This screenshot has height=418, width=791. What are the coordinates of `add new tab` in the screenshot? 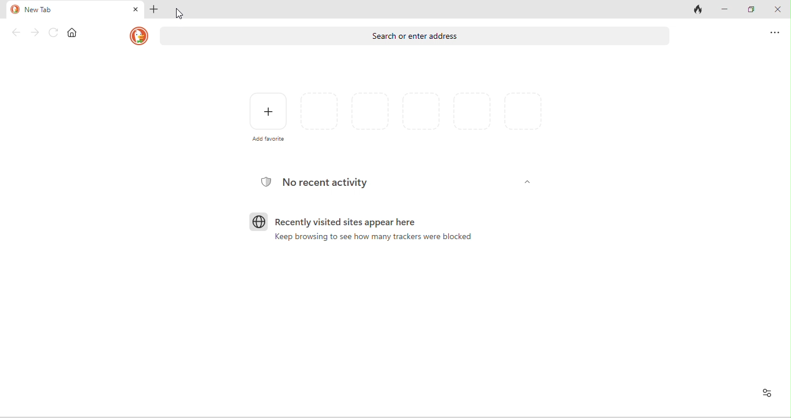 It's located at (154, 10).